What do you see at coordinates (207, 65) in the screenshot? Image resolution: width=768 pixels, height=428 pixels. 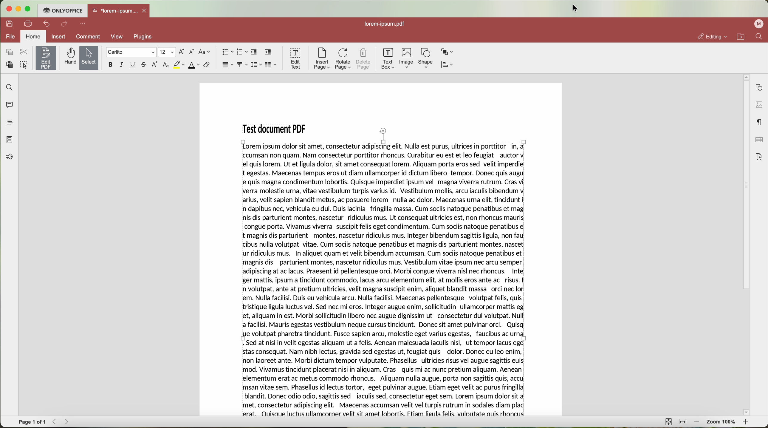 I see `clear style` at bounding box center [207, 65].